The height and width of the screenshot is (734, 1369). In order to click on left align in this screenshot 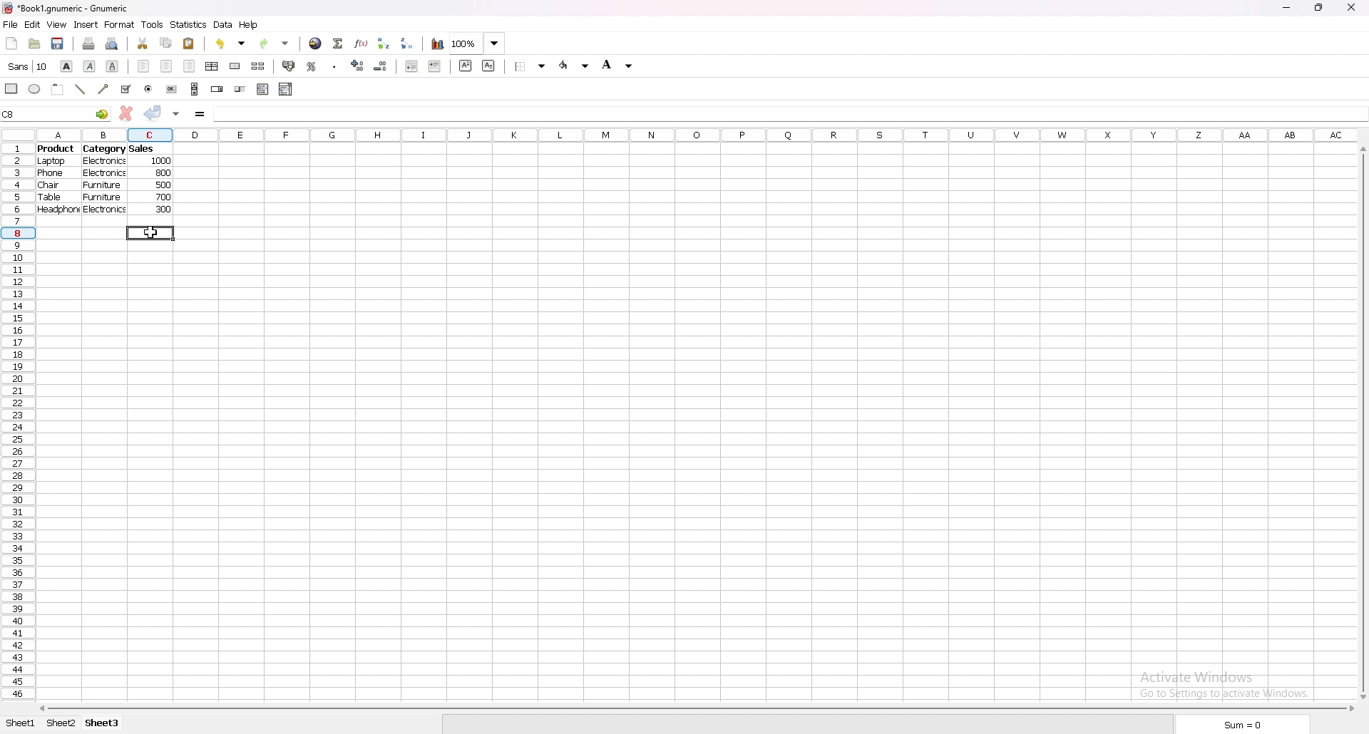, I will do `click(144, 66)`.